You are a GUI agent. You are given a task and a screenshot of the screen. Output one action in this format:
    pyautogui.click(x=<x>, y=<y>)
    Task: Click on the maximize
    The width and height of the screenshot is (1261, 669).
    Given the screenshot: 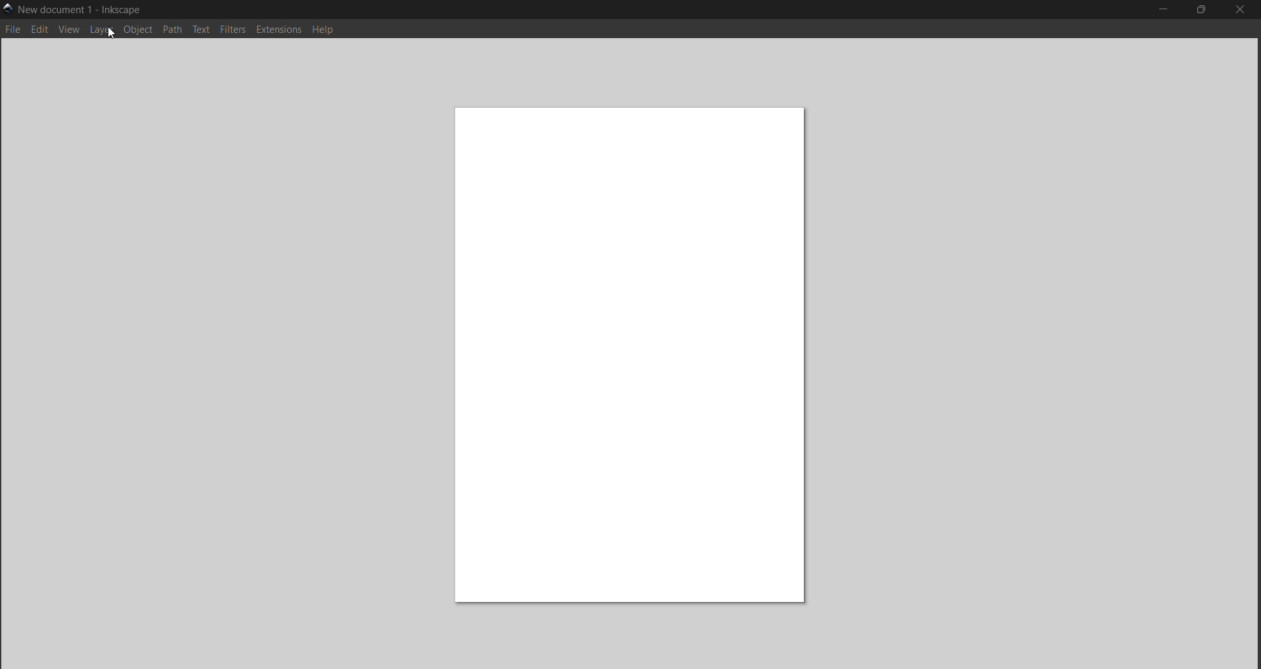 What is the action you would take?
    pyautogui.click(x=1201, y=11)
    